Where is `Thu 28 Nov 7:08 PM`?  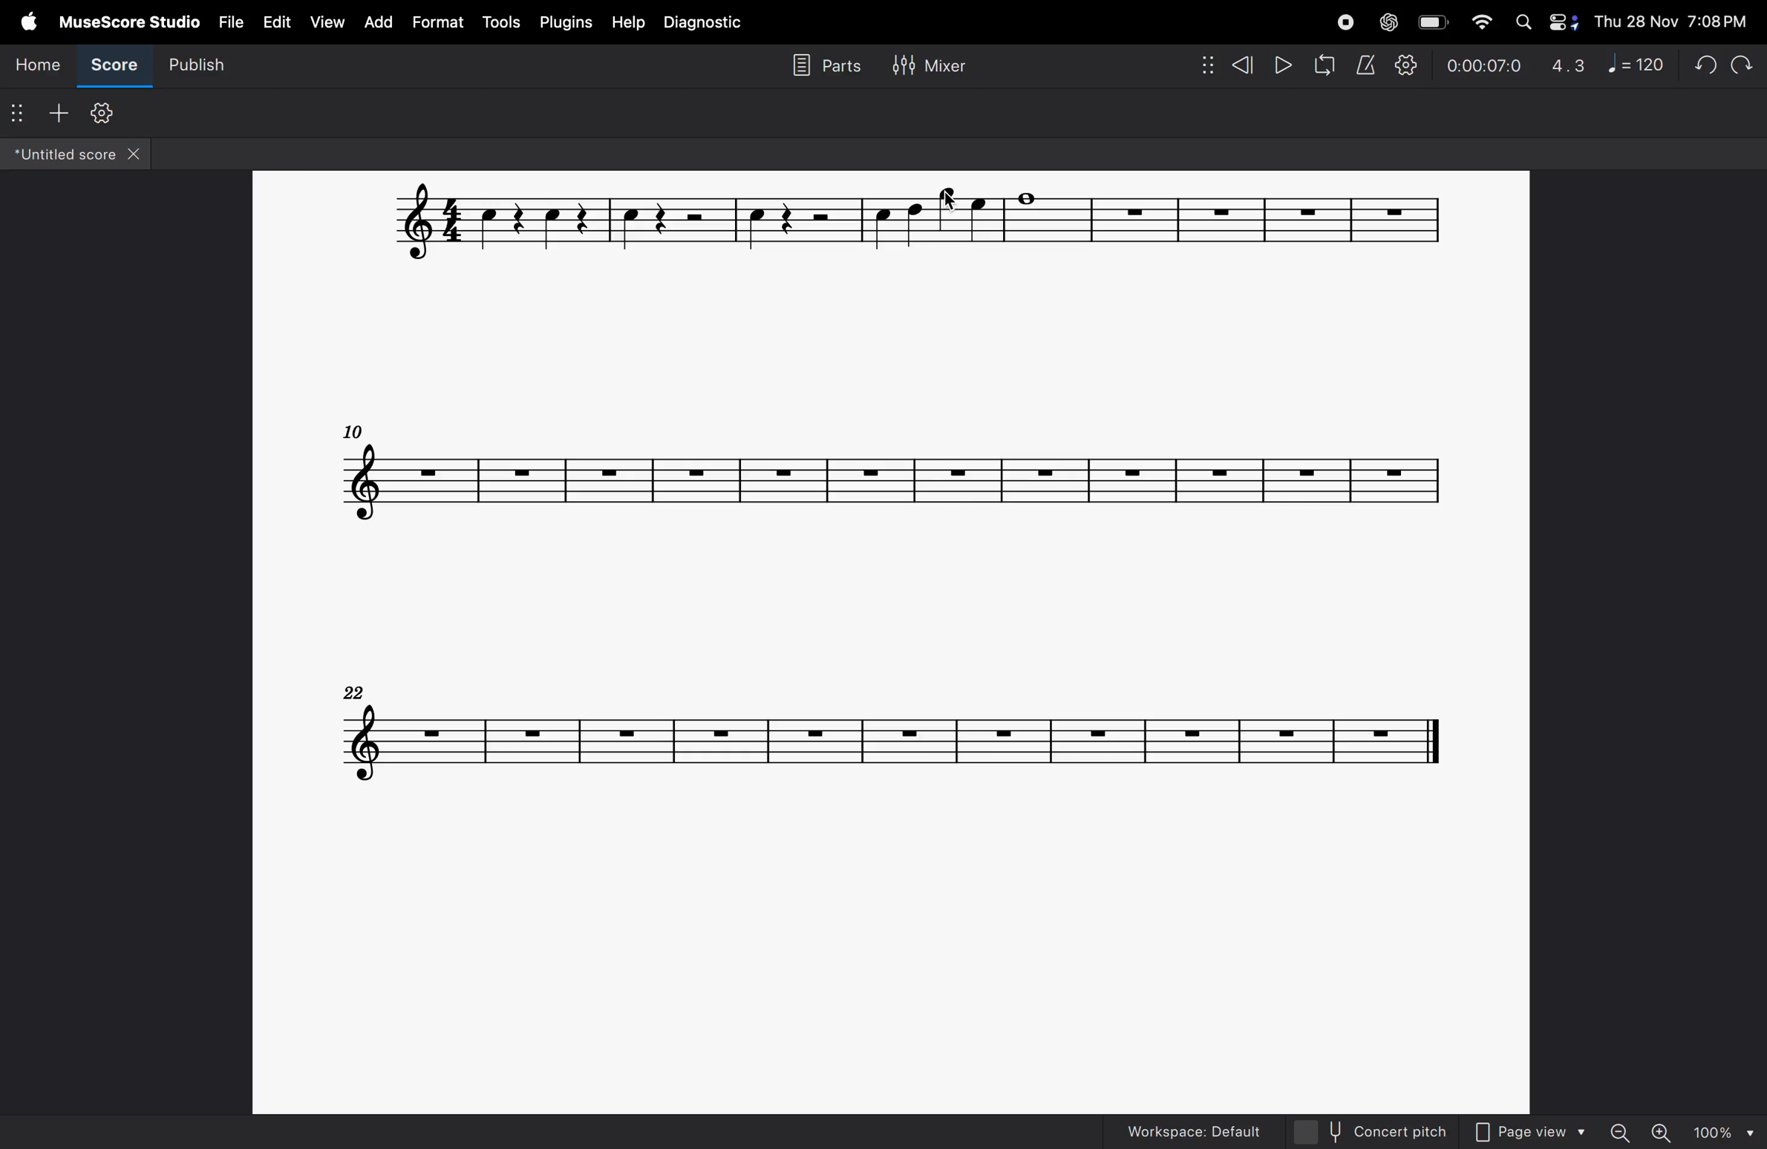 Thu 28 Nov 7:08 PM is located at coordinates (1673, 22).